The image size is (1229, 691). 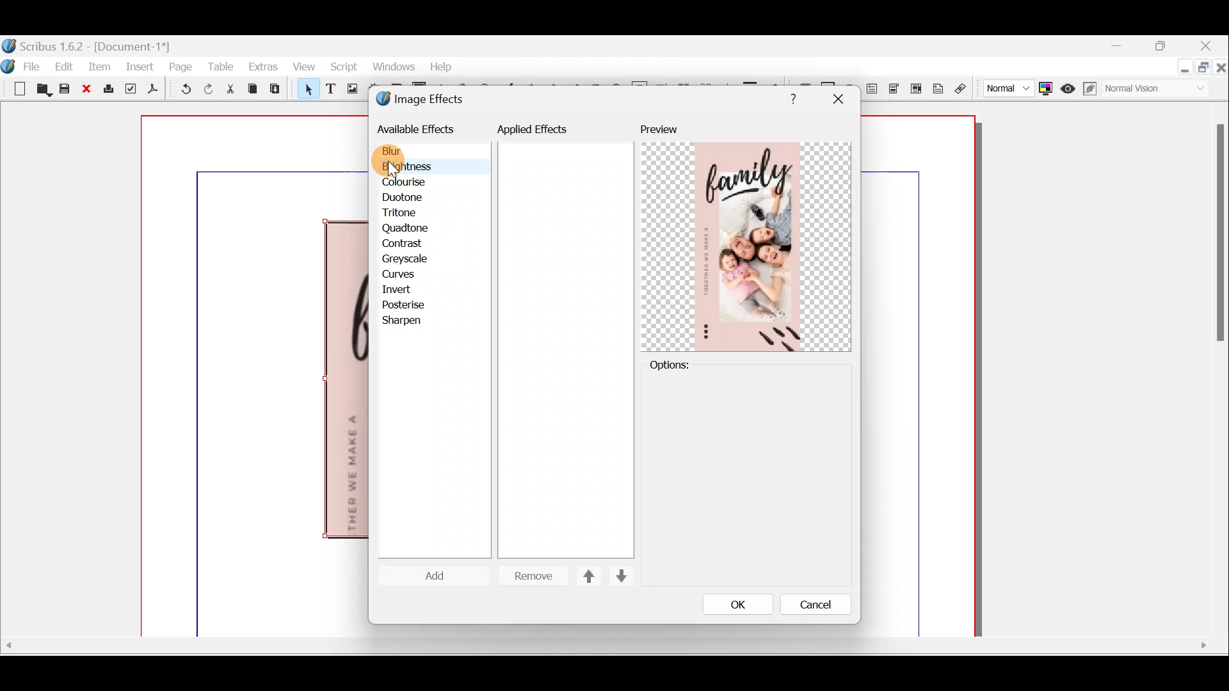 What do you see at coordinates (428, 100) in the screenshot?
I see `Image effects` at bounding box center [428, 100].